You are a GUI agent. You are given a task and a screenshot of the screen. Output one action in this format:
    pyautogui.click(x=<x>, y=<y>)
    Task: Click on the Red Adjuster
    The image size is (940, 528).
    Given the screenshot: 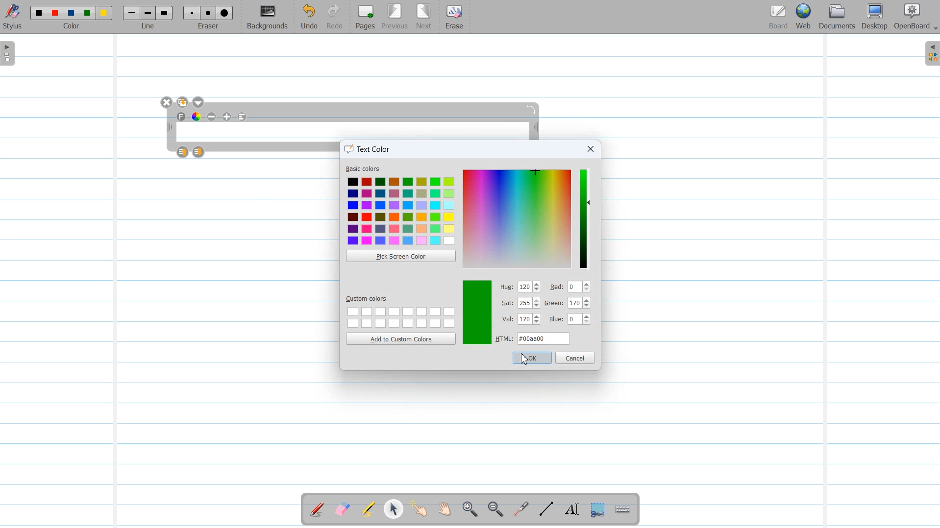 What is the action you would take?
    pyautogui.click(x=570, y=287)
    